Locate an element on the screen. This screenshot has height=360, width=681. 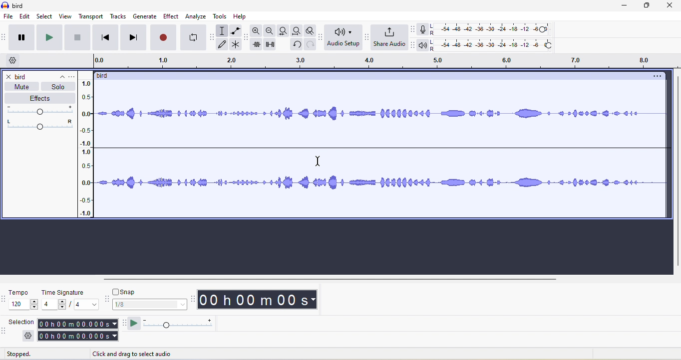
playback level is located at coordinates (495, 46).